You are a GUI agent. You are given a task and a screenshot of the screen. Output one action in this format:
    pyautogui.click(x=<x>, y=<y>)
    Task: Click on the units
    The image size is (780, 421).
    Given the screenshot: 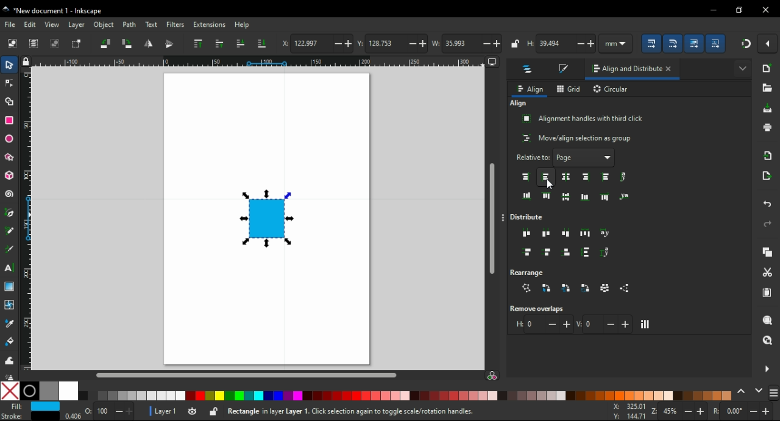 What is the action you would take?
    pyautogui.click(x=615, y=43)
    